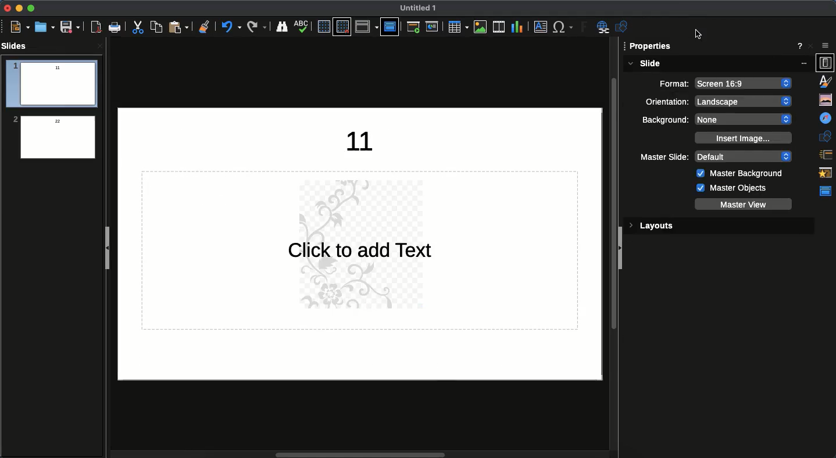 This screenshot has width=836, height=458. I want to click on Water mark added, so click(358, 244).